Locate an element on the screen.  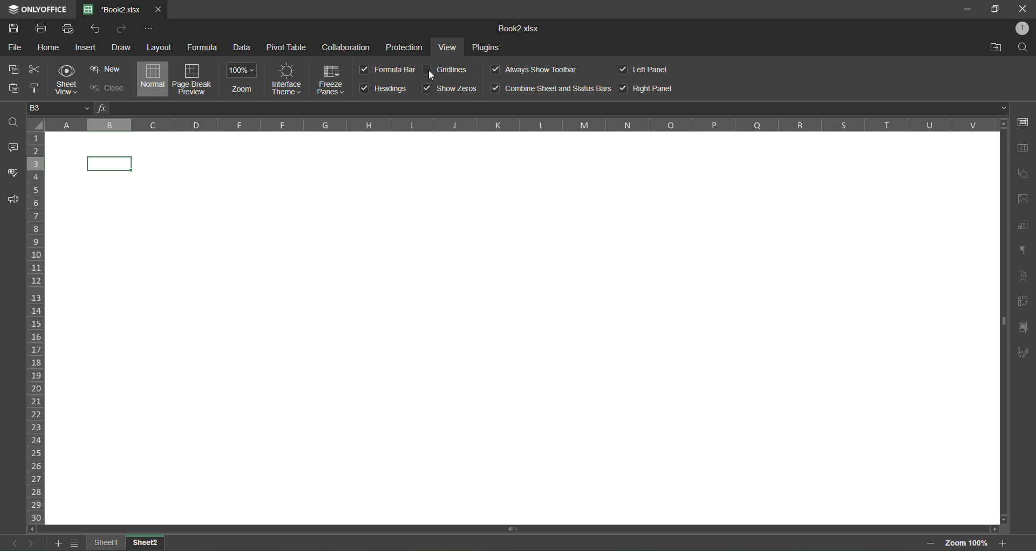
layout is located at coordinates (160, 47).